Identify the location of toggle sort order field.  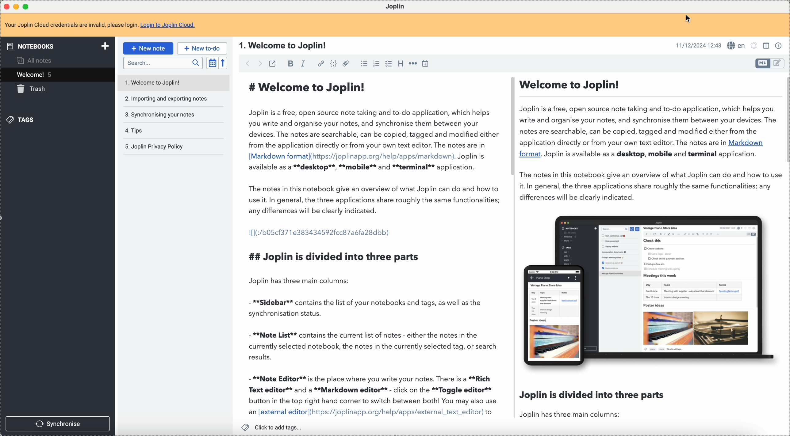
(212, 63).